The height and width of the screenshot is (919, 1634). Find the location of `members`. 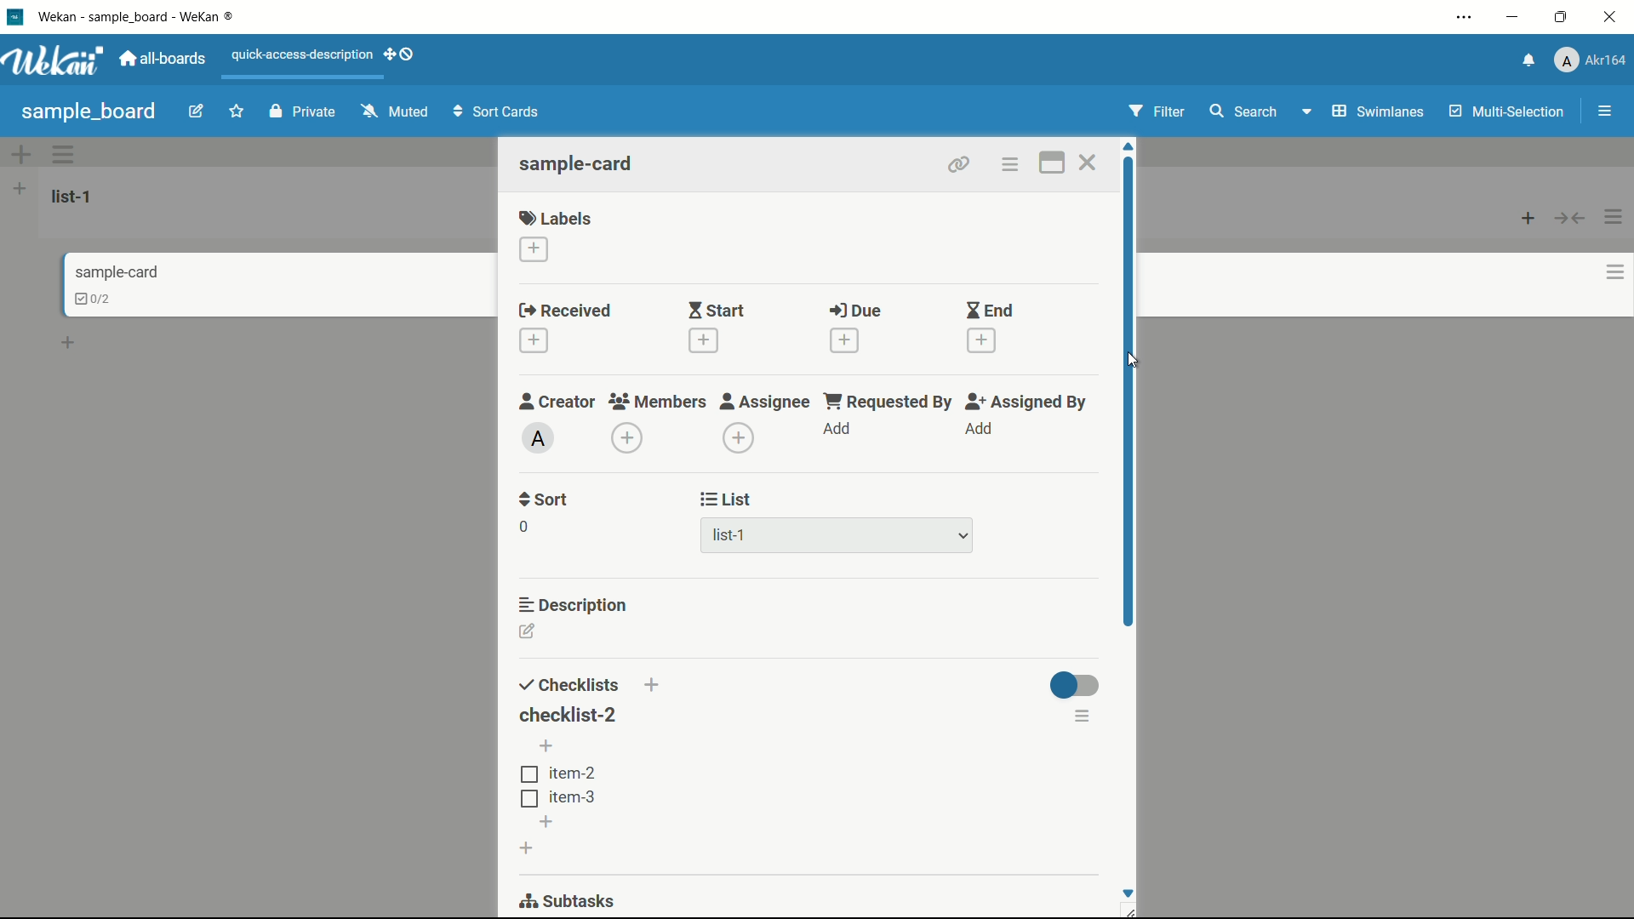

members is located at coordinates (657, 402).